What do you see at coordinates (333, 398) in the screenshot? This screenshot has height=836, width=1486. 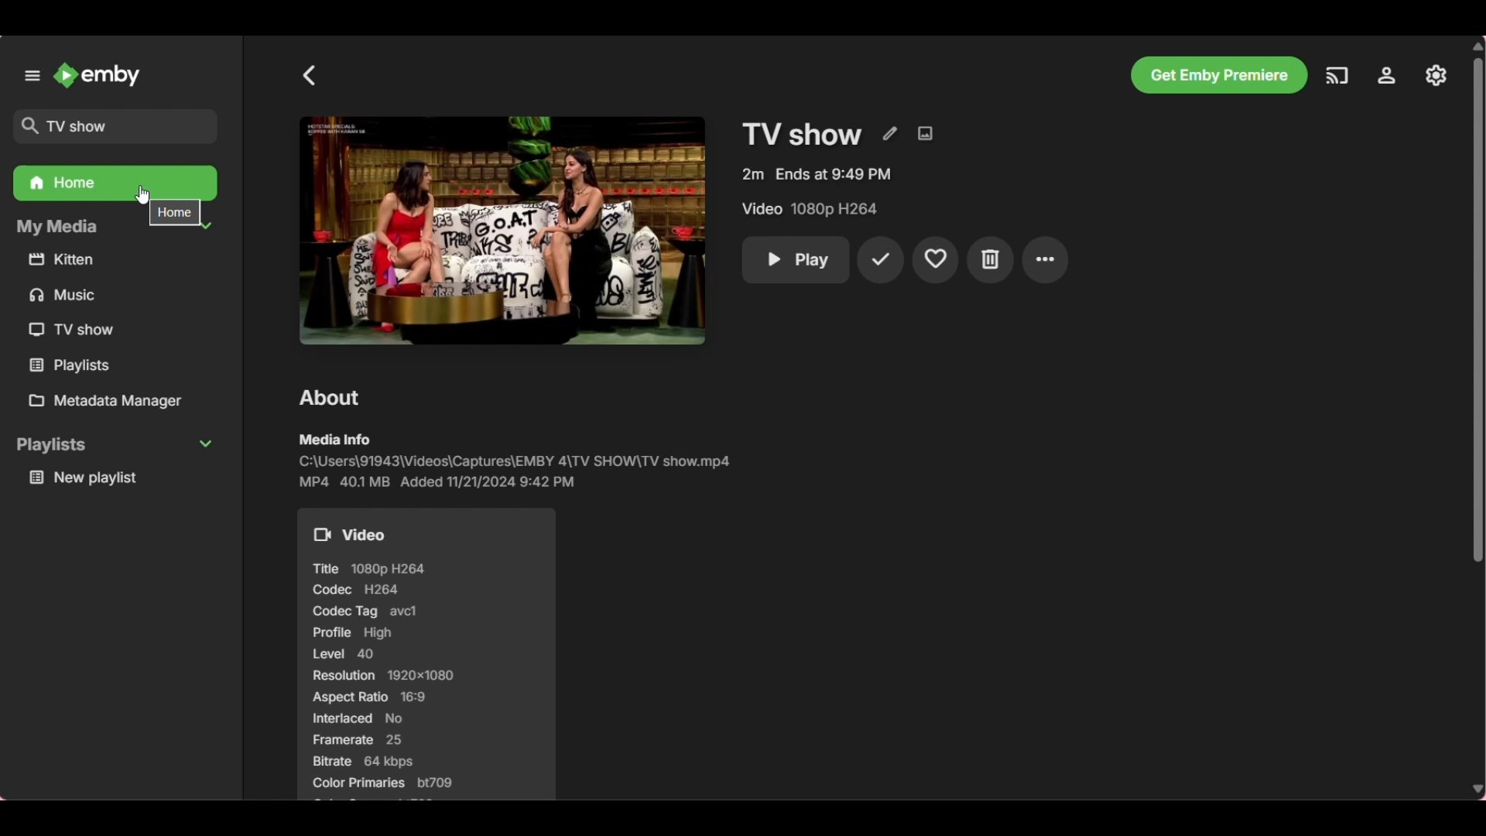 I see `About` at bounding box center [333, 398].